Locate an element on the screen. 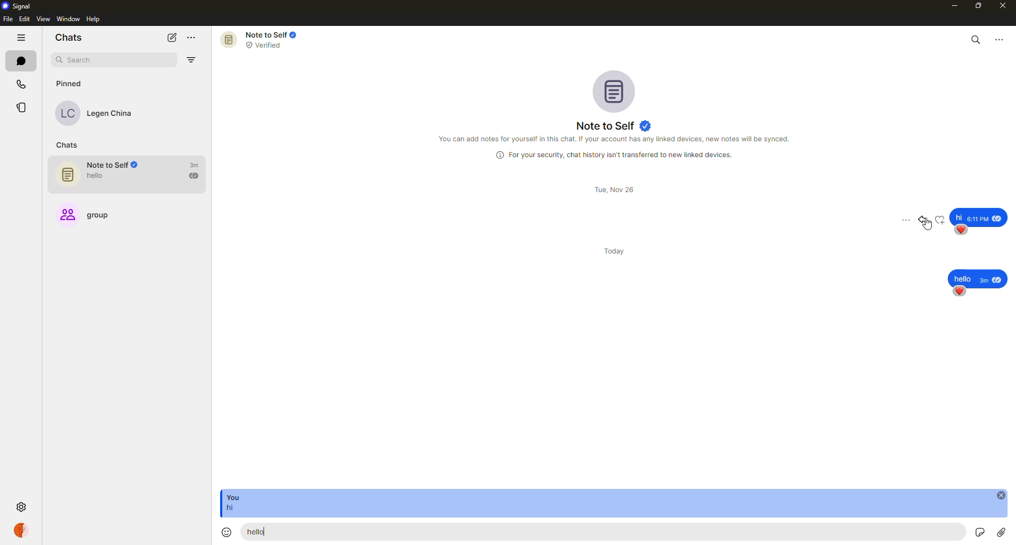 The image size is (1016, 545). reaction is located at coordinates (958, 292).